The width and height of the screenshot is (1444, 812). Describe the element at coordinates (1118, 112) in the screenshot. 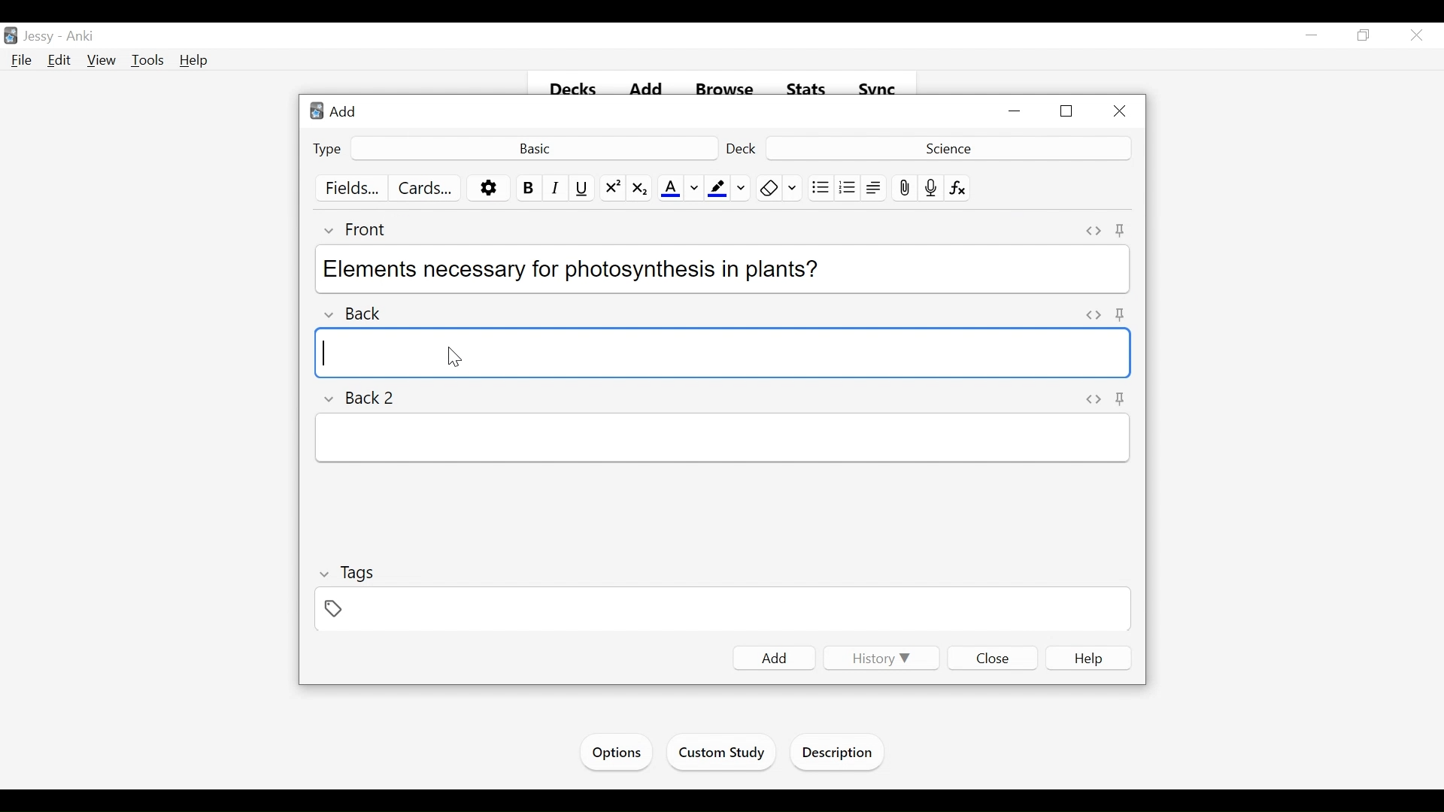

I see `Close` at that location.